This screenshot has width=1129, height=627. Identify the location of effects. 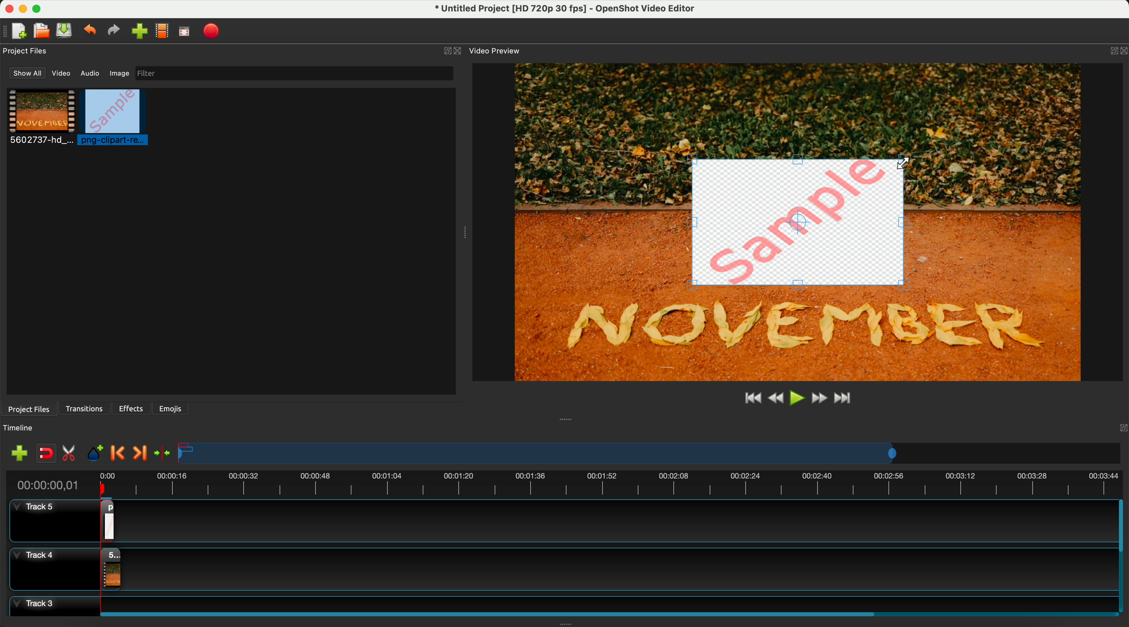
(132, 408).